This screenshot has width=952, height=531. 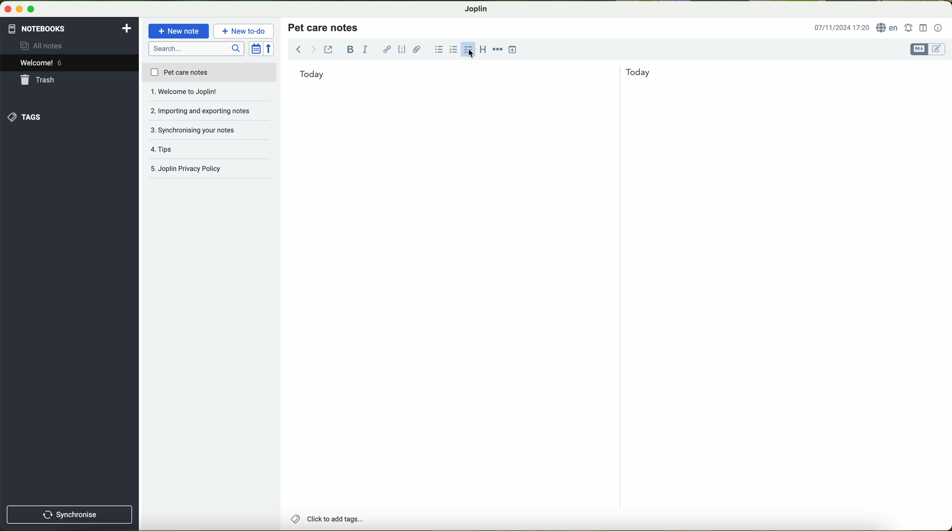 What do you see at coordinates (18, 10) in the screenshot?
I see `screen buttons` at bounding box center [18, 10].